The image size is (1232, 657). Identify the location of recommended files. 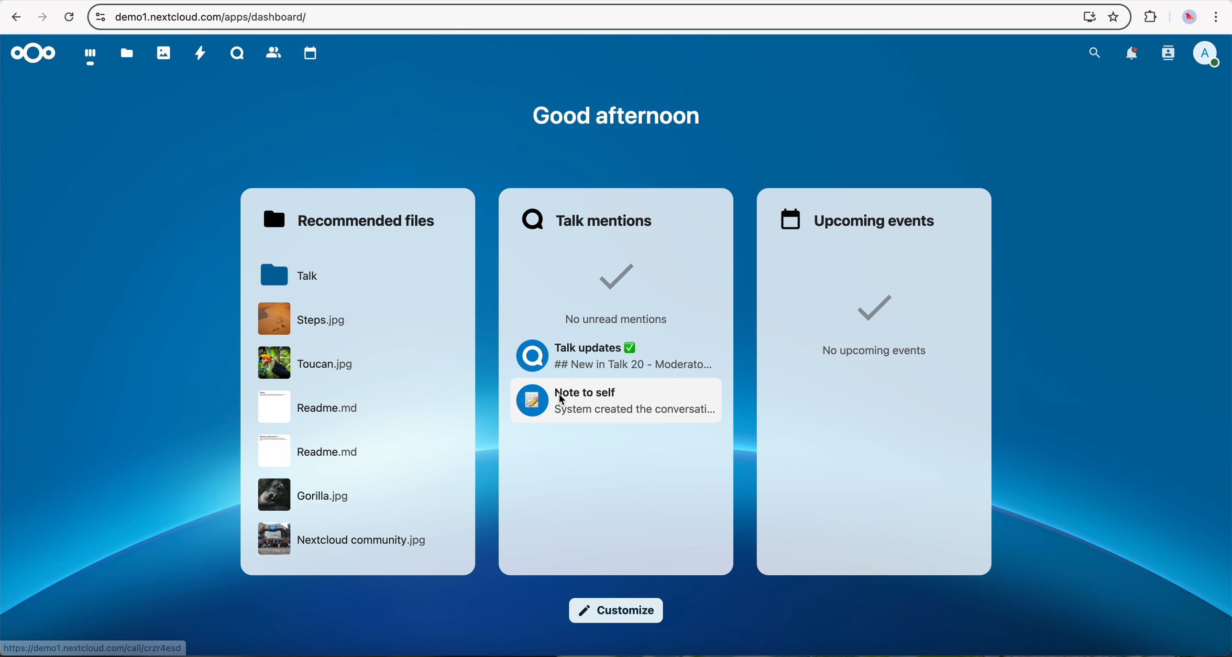
(348, 219).